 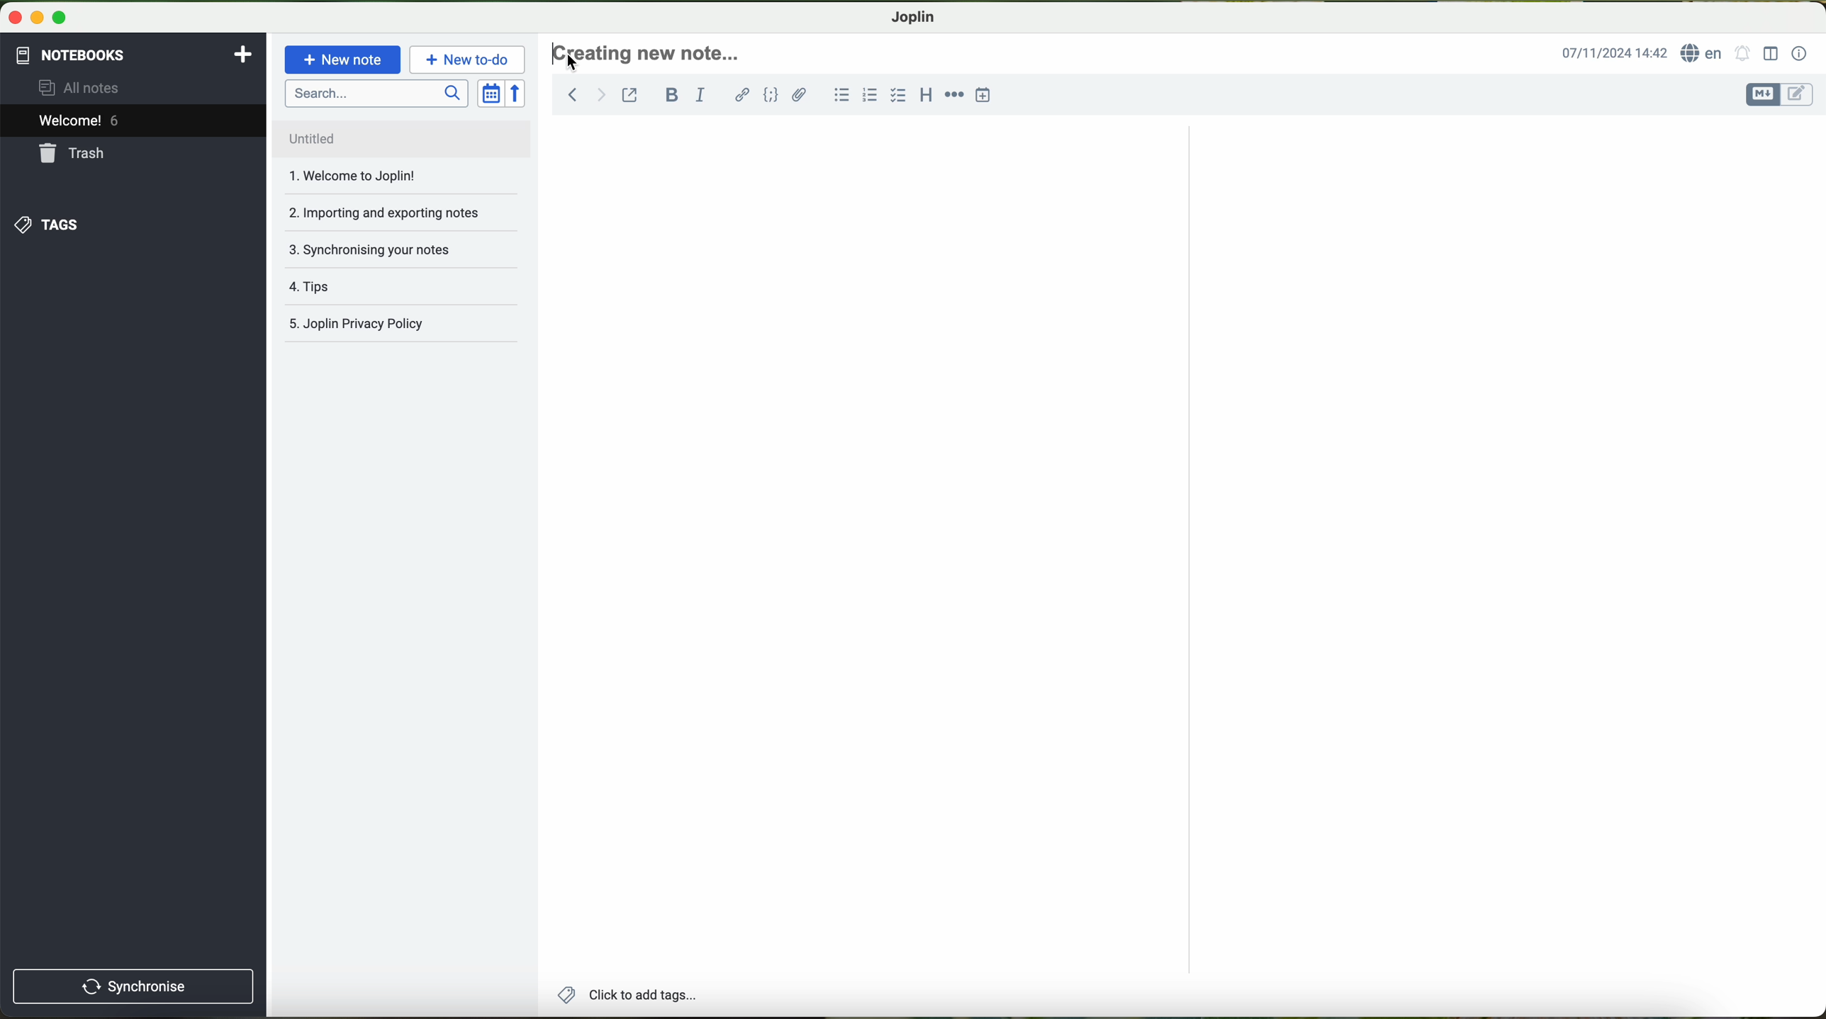 What do you see at coordinates (627, 997) in the screenshot?
I see `add tags` at bounding box center [627, 997].